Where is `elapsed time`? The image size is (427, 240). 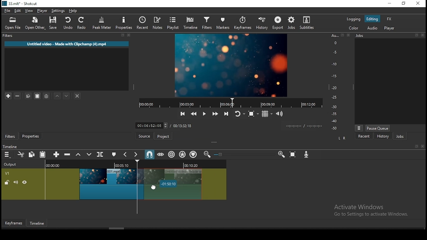
elapsed time is located at coordinates (152, 125).